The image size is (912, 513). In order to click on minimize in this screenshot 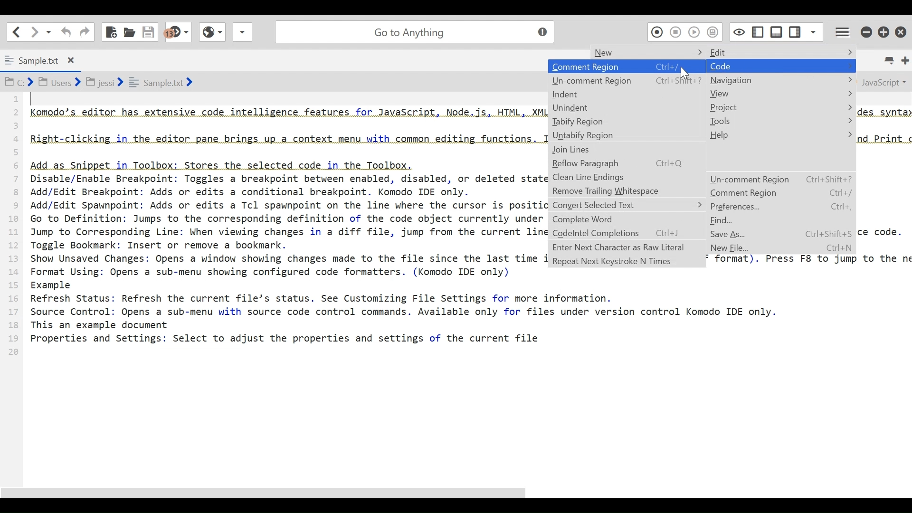, I will do `click(866, 30)`.